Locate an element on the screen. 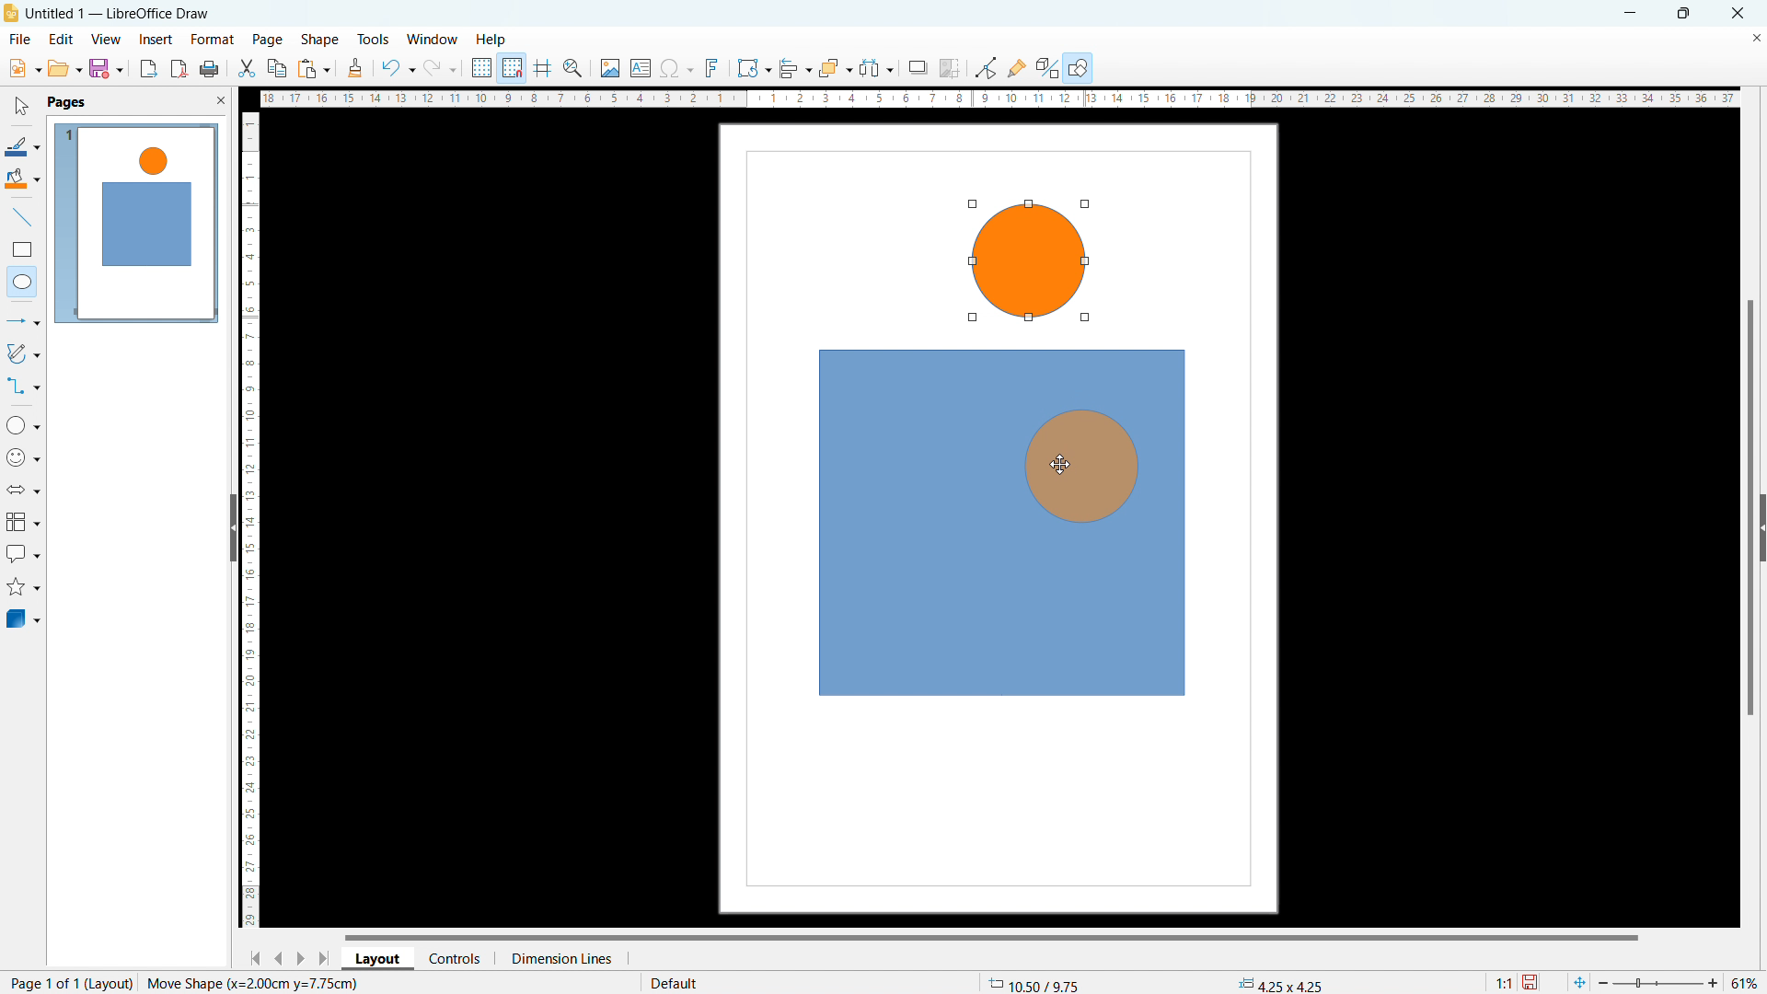  print is located at coordinates (208, 70).